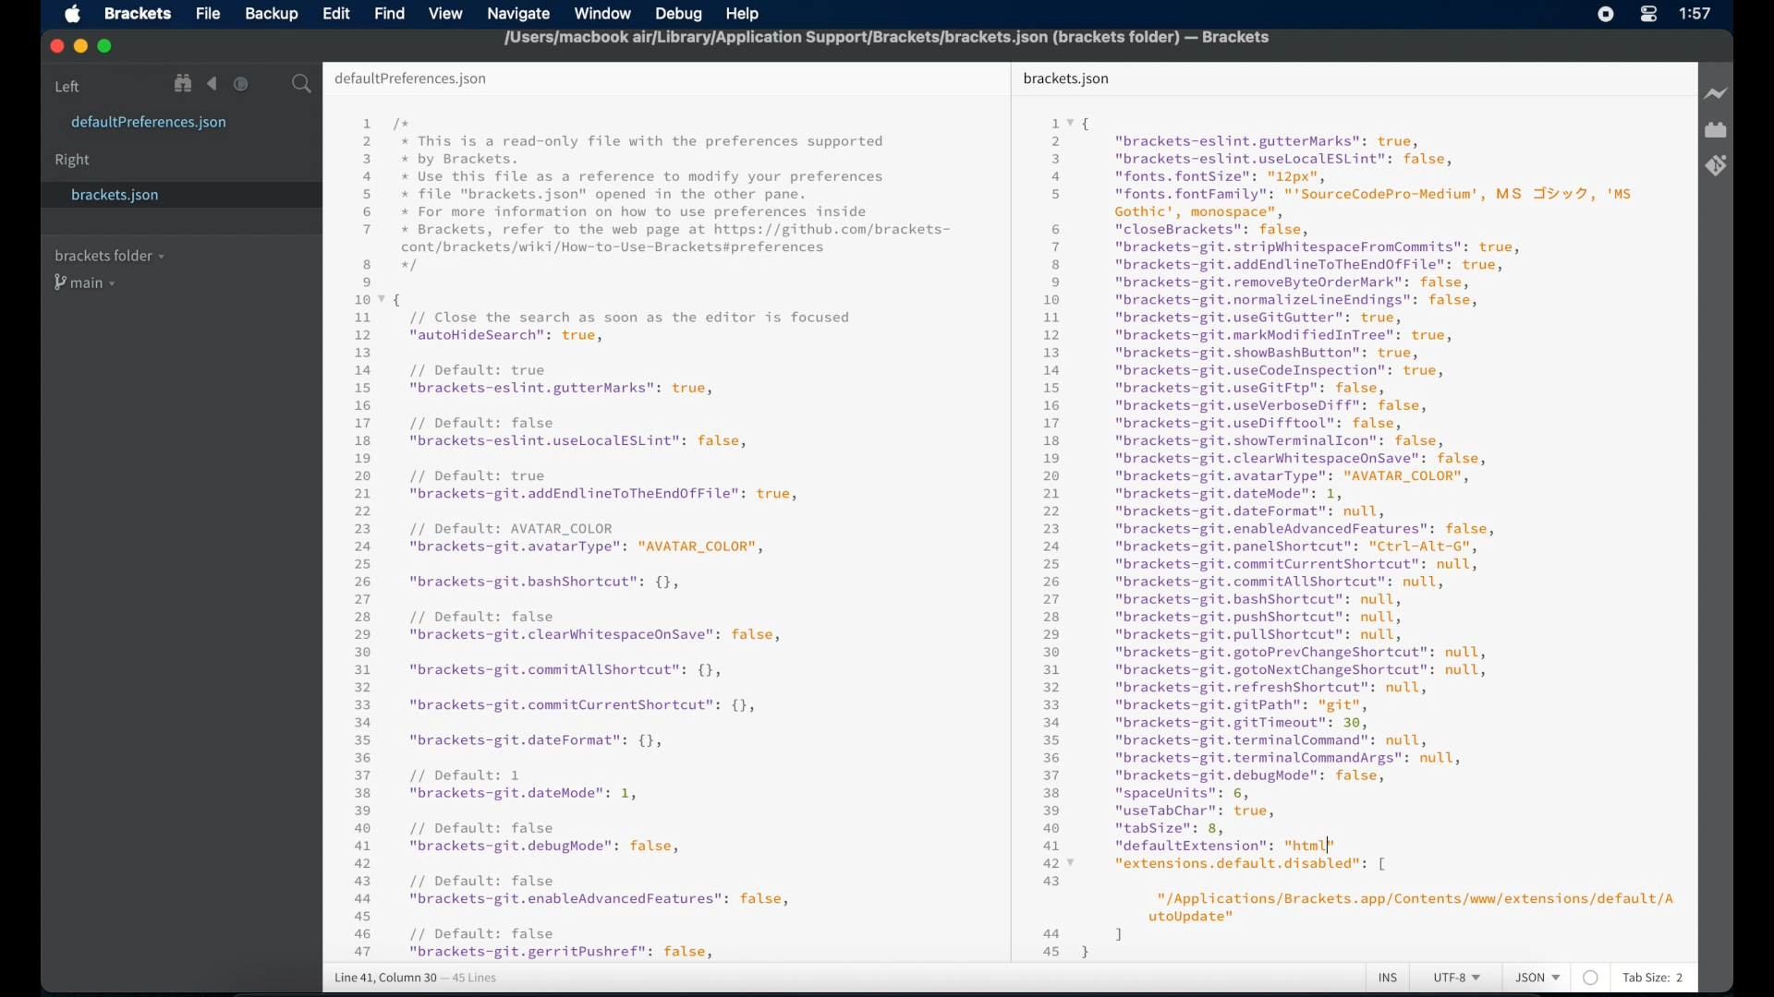 Image resolution: width=1774 pixels, height=997 pixels. What do you see at coordinates (208, 14) in the screenshot?
I see `file` at bounding box center [208, 14].